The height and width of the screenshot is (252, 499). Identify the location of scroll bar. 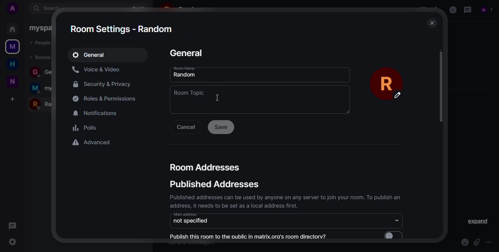
(441, 84).